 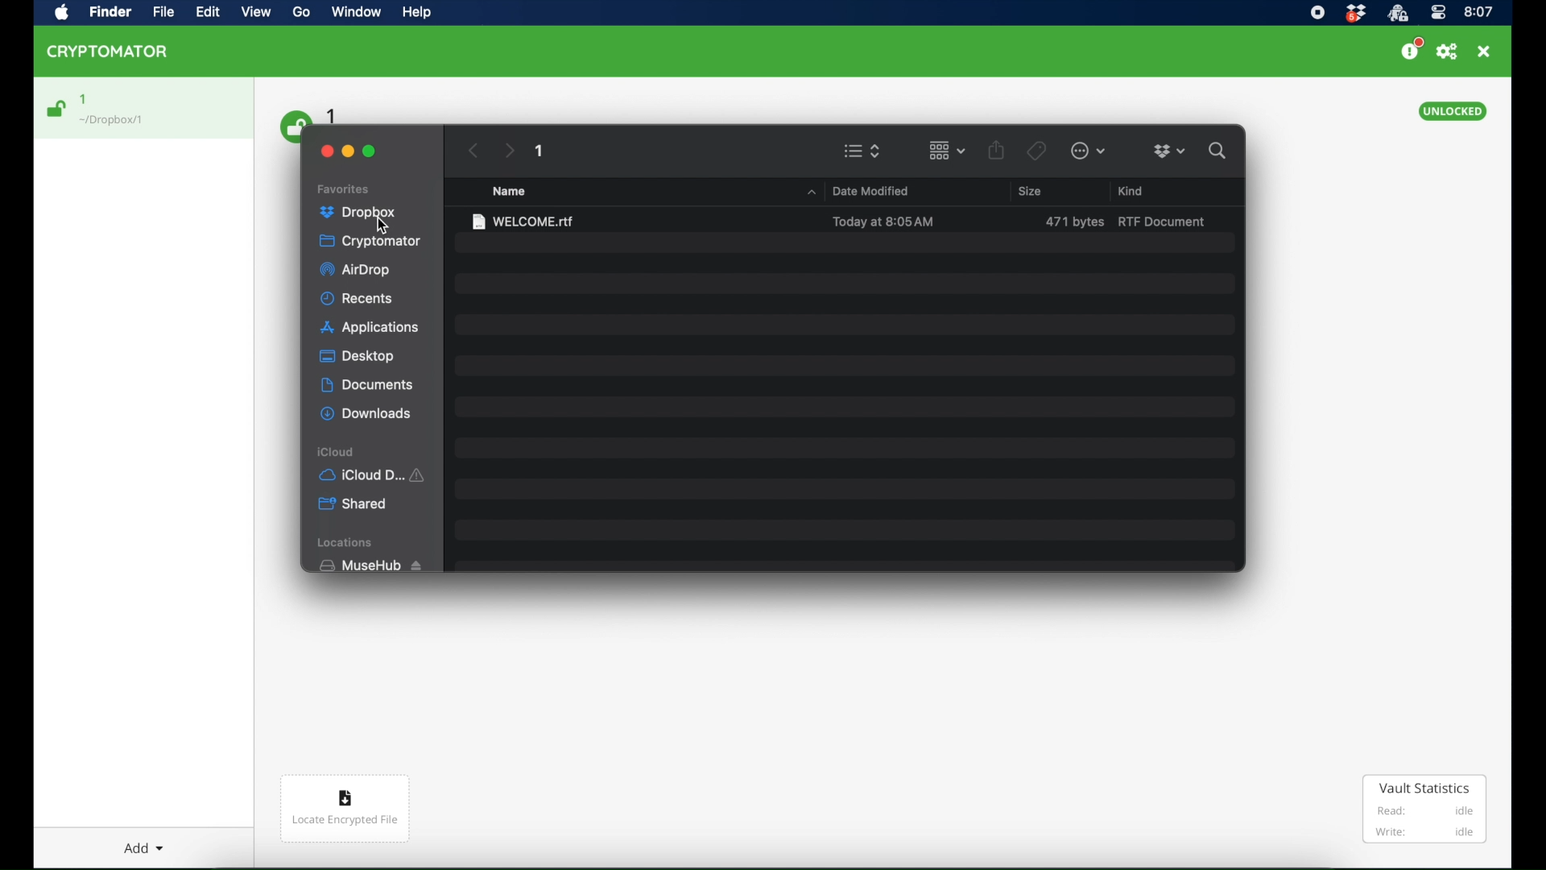 I want to click on 1, so click(x=539, y=151).